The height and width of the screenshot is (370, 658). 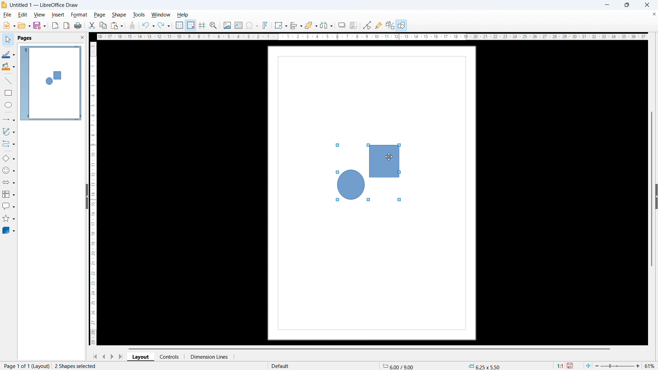 I want to click on stars & banners, so click(x=9, y=219).